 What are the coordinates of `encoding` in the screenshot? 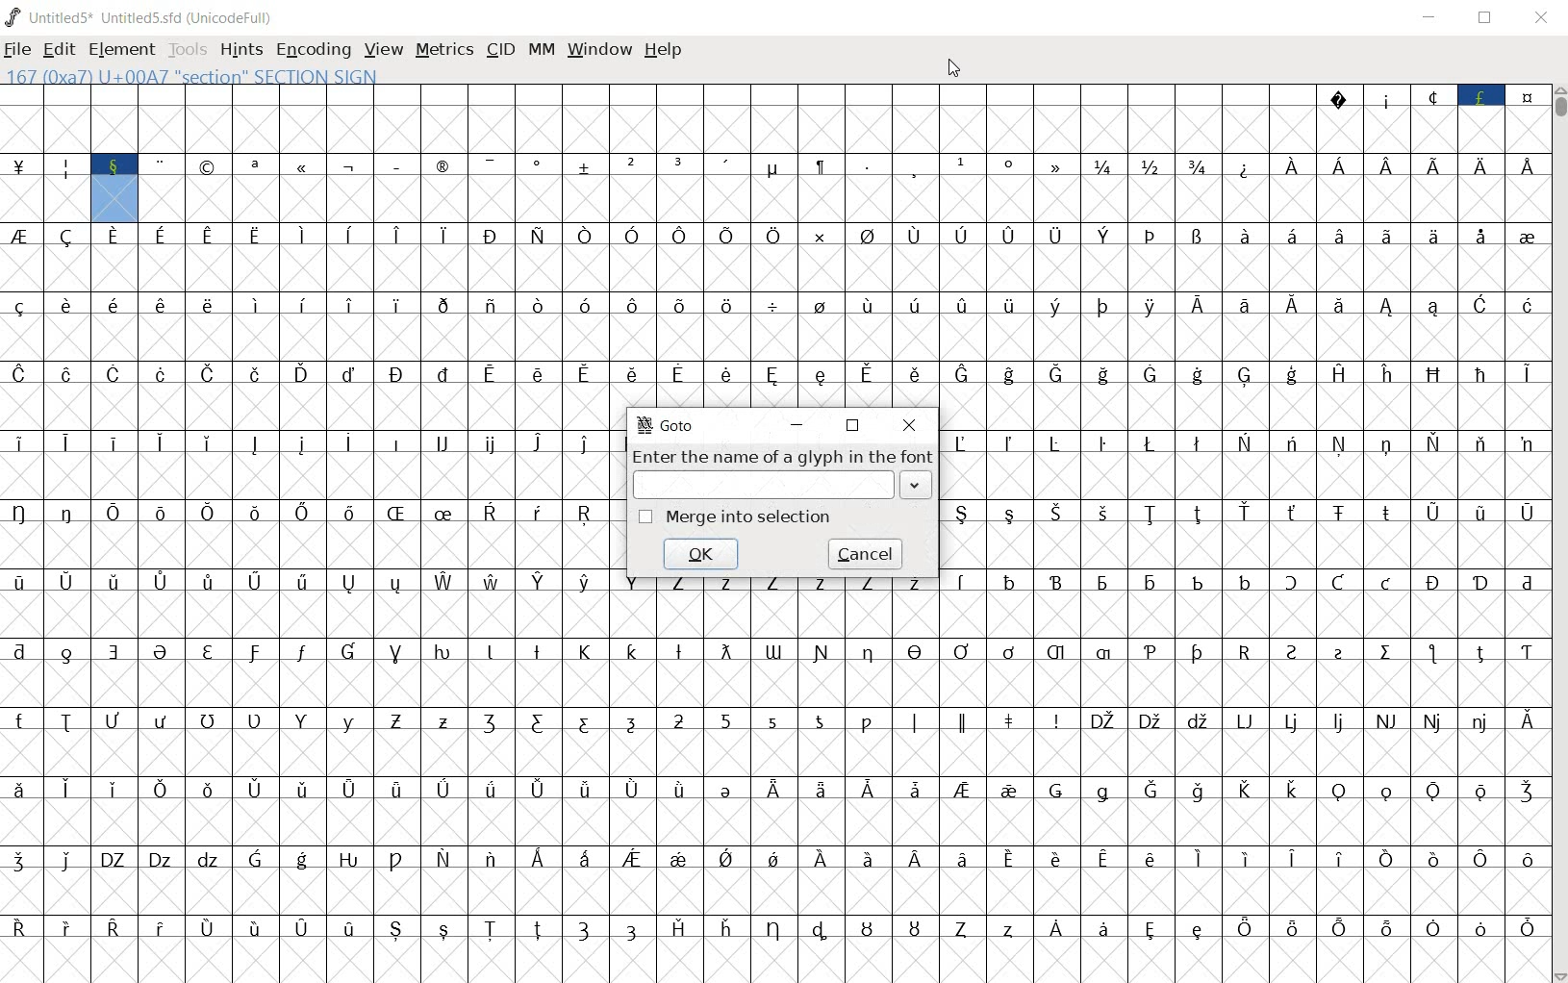 It's located at (313, 48).